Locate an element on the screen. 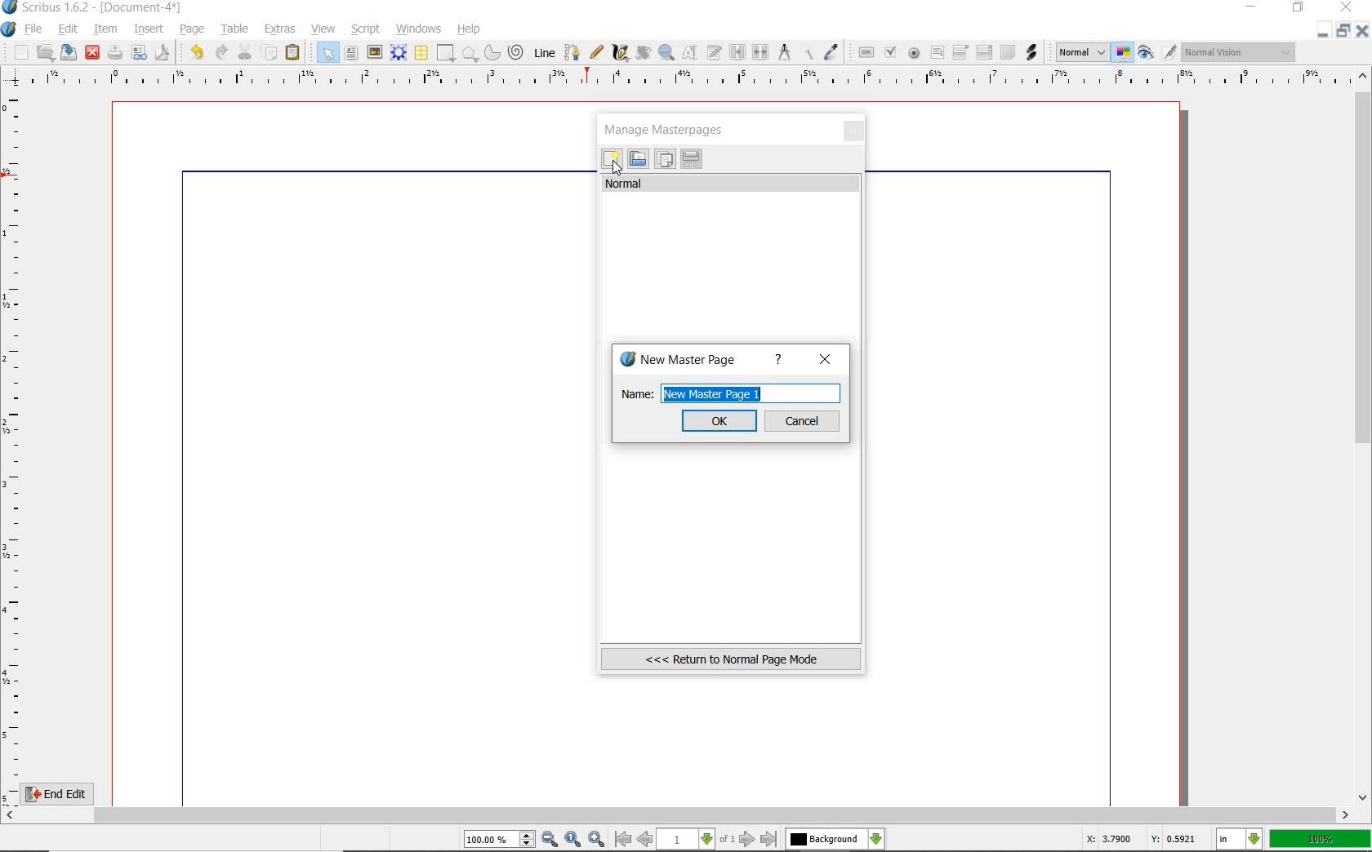  open is located at coordinates (46, 52).